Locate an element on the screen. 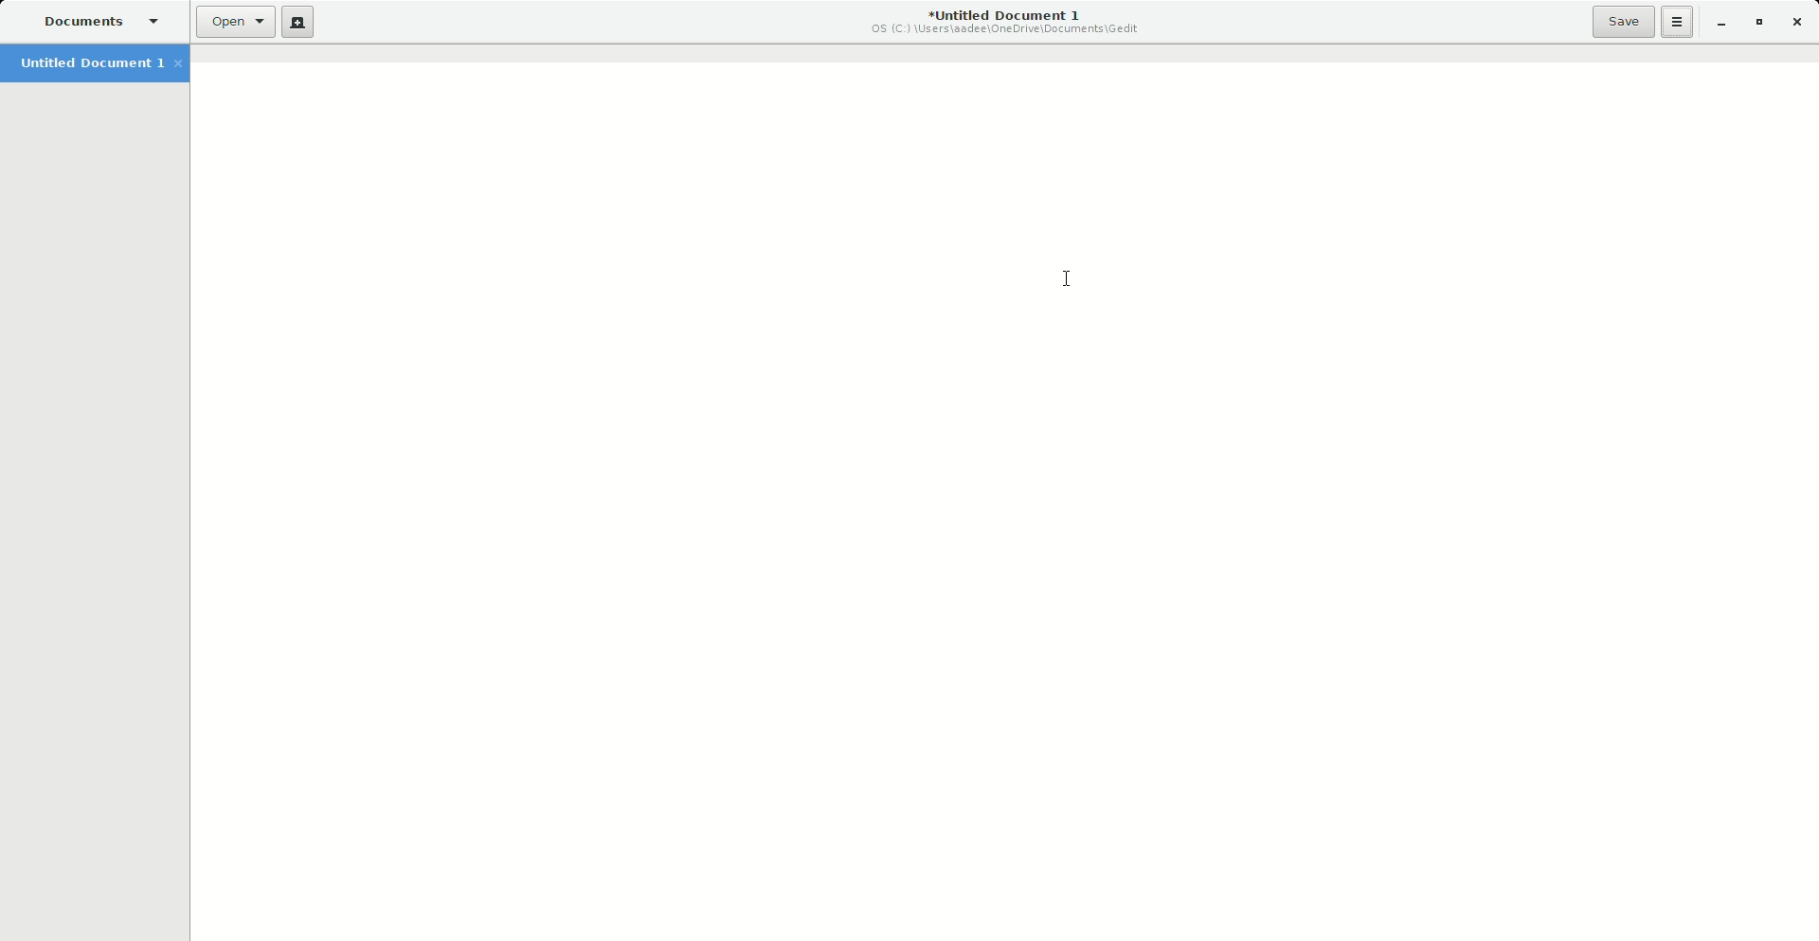 Image resolution: width=1819 pixels, height=941 pixels. New is located at coordinates (298, 25).